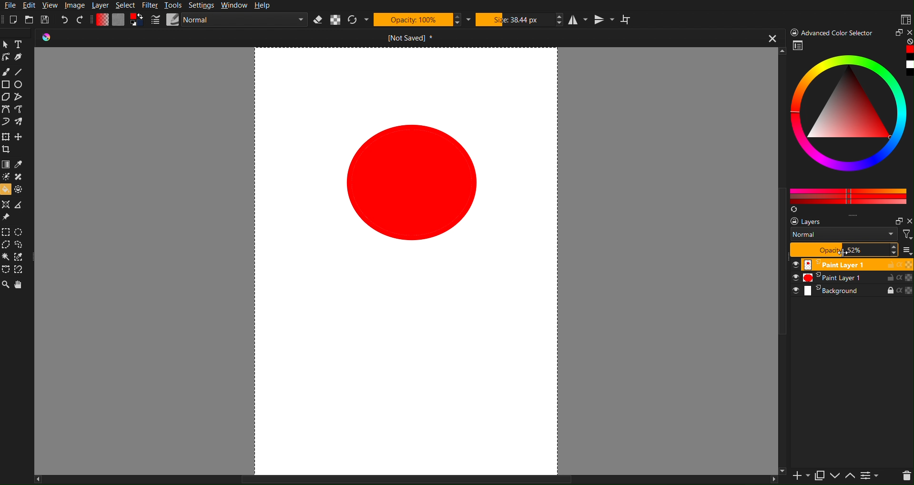 This screenshot has height=485, width=914. What do you see at coordinates (6, 245) in the screenshot?
I see `Polygonal` at bounding box center [6, 245].